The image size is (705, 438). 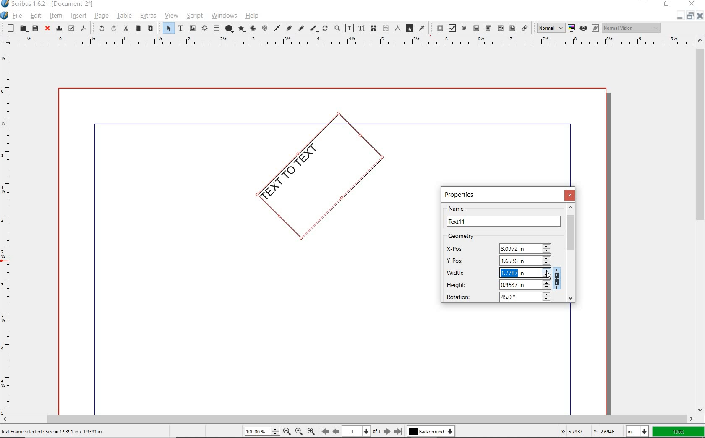 What do you see at coordinates (548, 276) in the screenshot?
I see `CURSOR` at bounding box center [548, 276].